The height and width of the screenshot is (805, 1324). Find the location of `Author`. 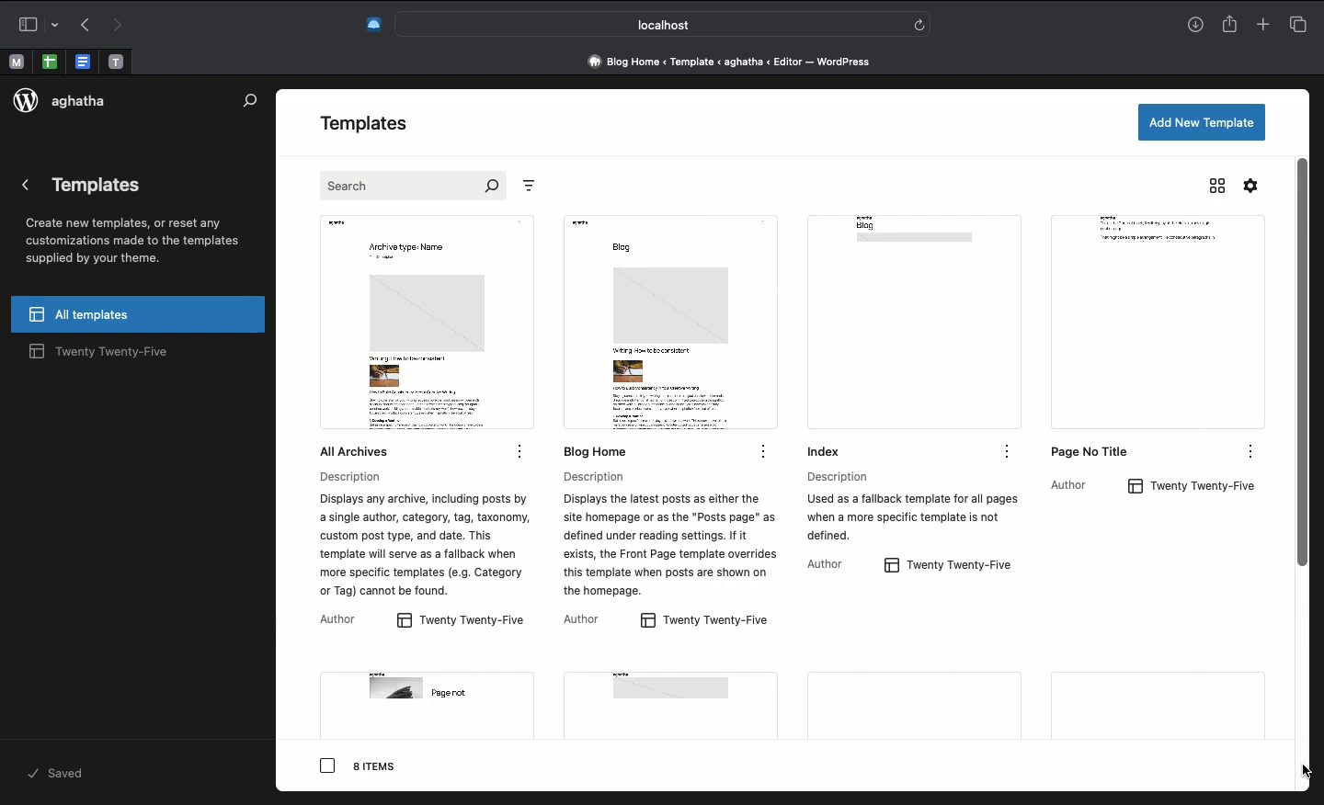

Author is located at coordinates (1071, 483).